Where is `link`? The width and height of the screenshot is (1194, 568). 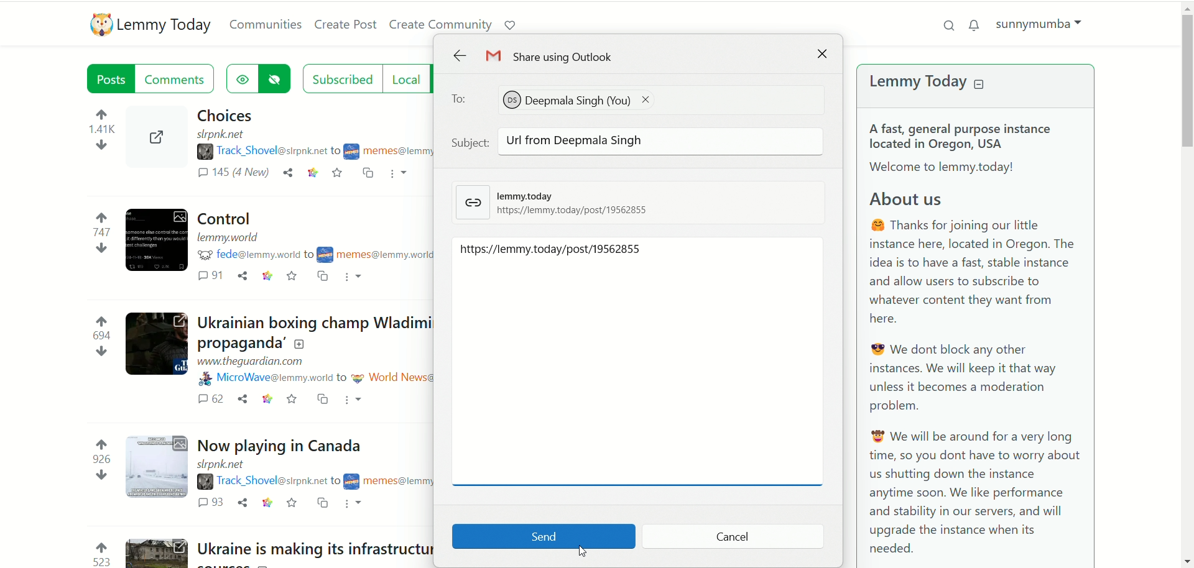
link is located at coordinates (315, 175).